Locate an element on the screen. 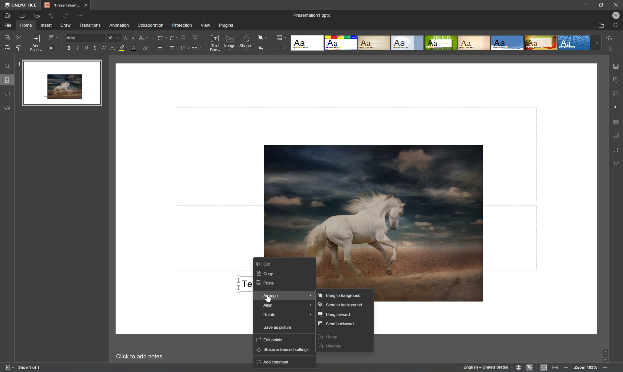 Image resolution: width=623 pixels, height=372 pixels. Zoom In is located at coordinates (605, 368).